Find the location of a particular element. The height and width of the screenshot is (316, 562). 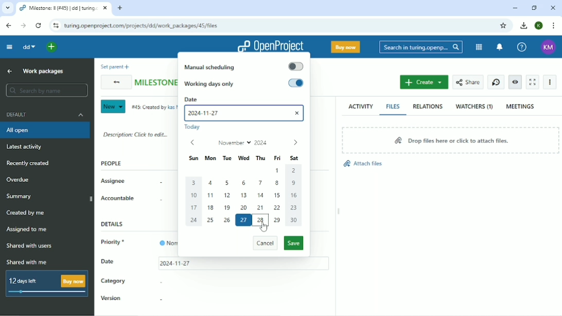

Created by me is located at coordinates (26, 213).